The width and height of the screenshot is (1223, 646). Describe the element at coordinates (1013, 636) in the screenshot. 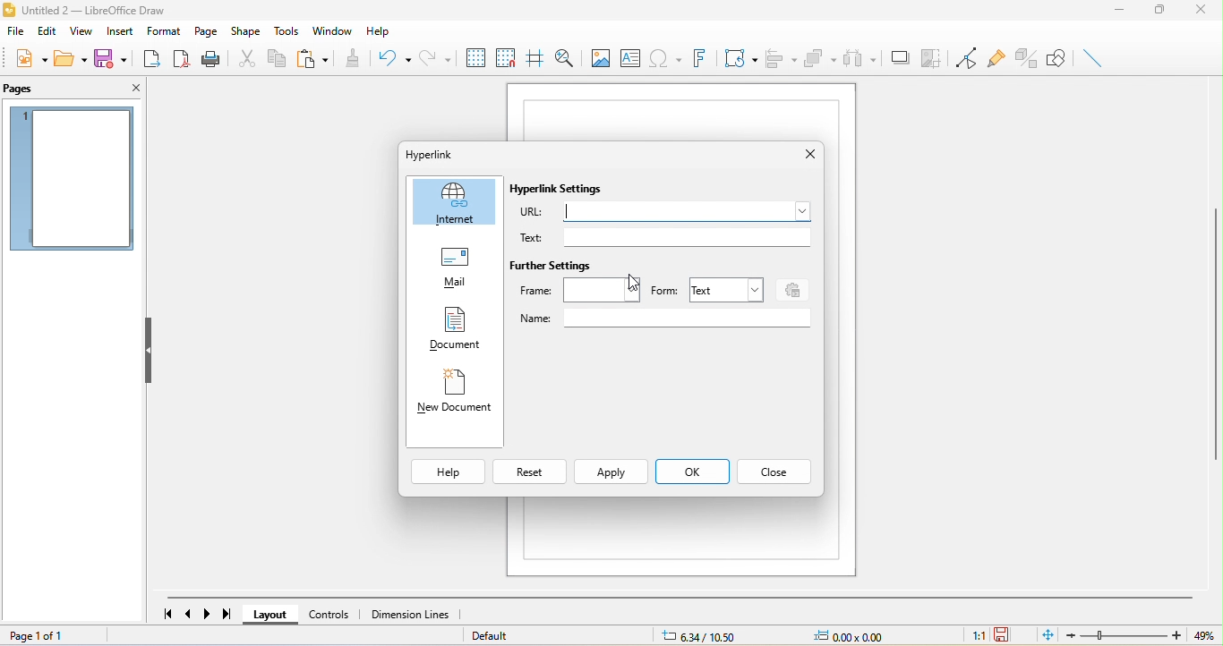

I see `the document has not been modified since the last save` at that location.